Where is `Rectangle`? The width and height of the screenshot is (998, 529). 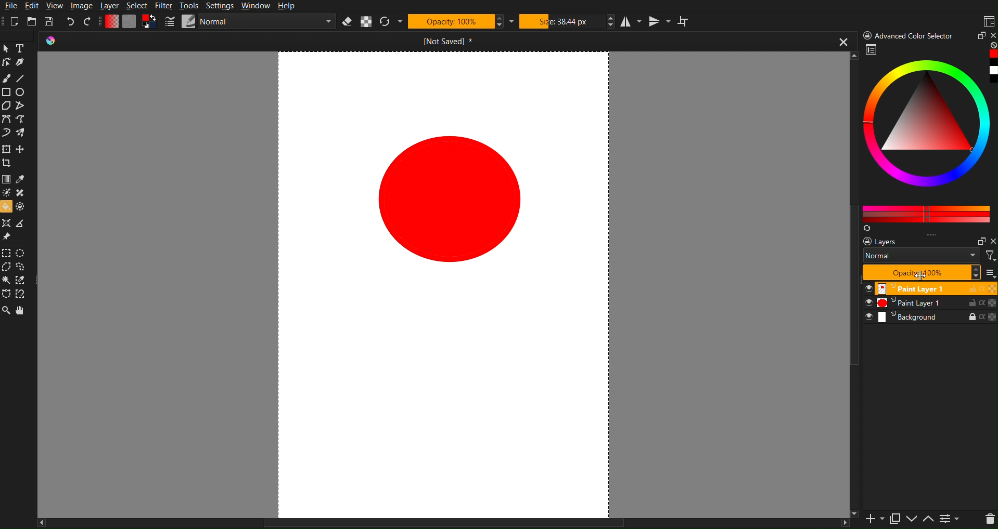 Rectangle is located at coordinates (6, 92).